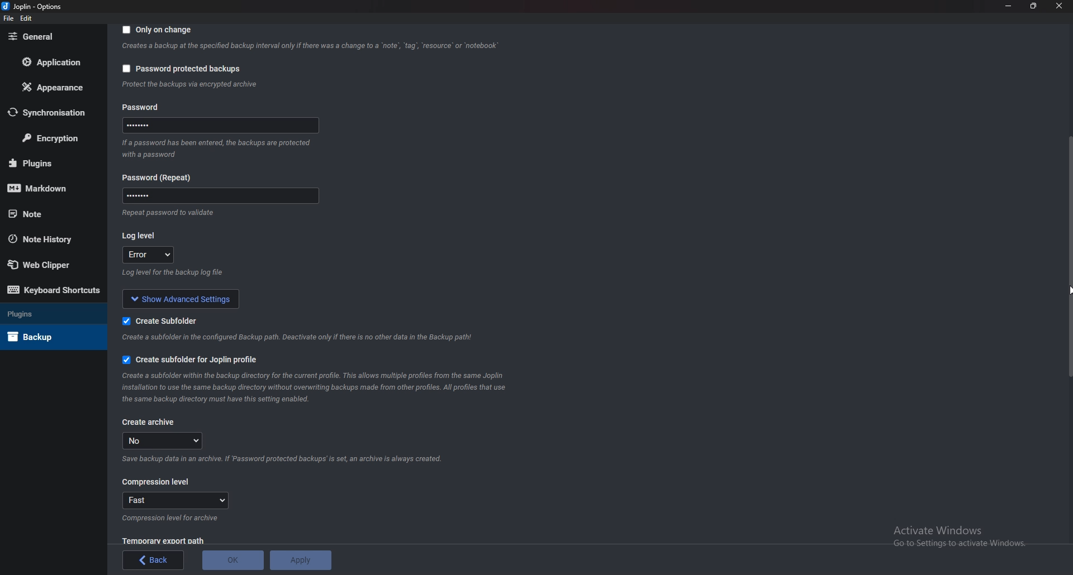 The width and height of the screenshot is (1073, 575). Describe the element at coordinates (45, 189) in the screenshot. I see `mark down` at that location.